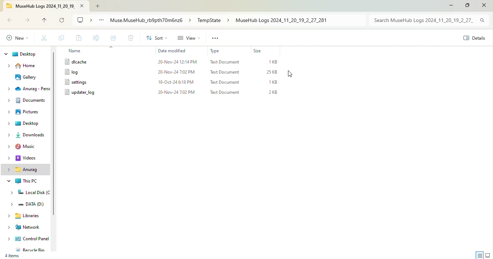  I want to click on Size, so click(261, 51).